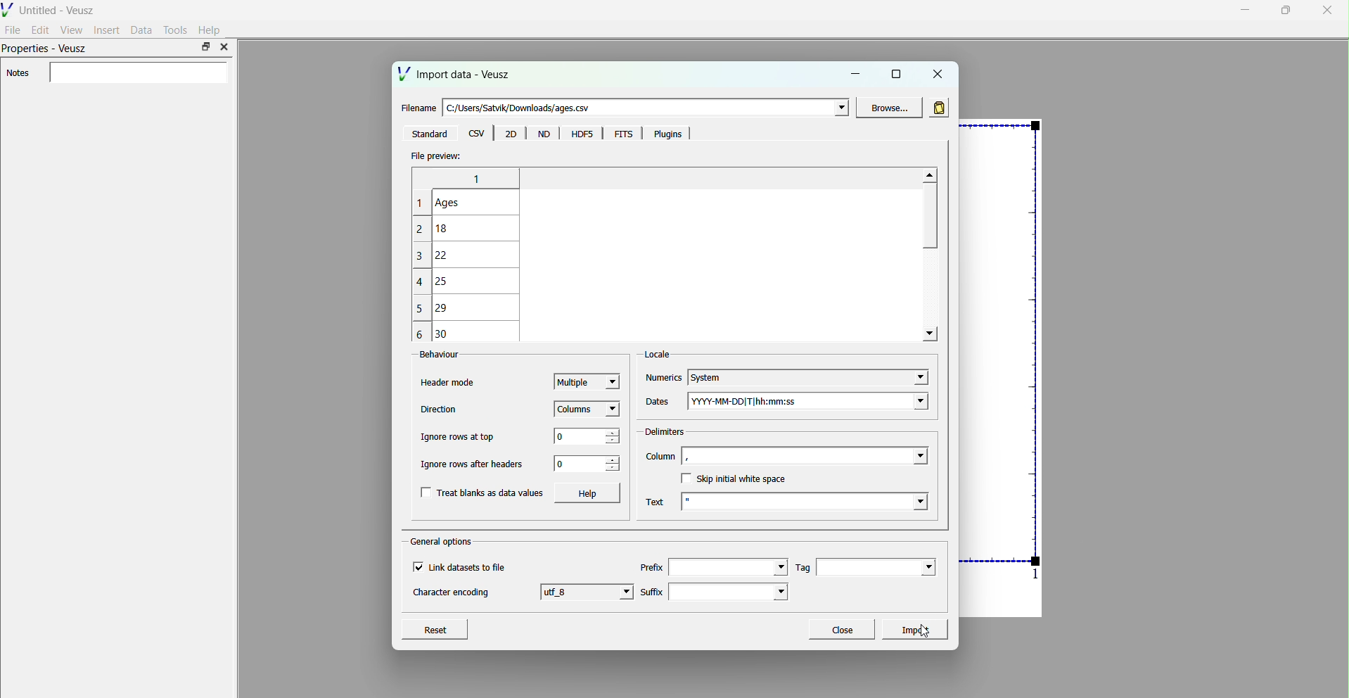  I want to click on Close, so click(840, 628).